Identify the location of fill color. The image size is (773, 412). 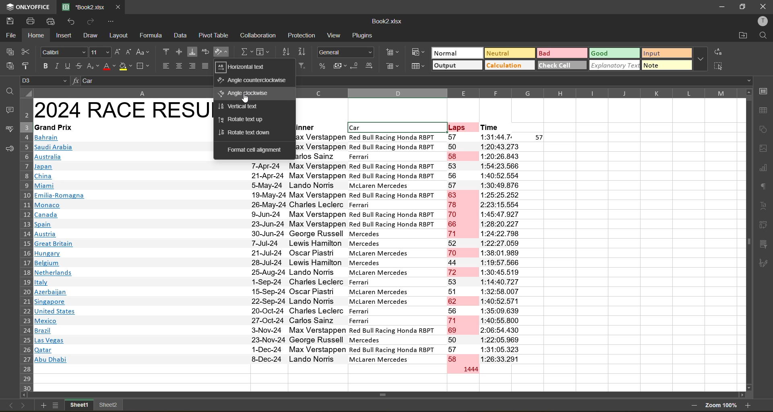
(126, 66).